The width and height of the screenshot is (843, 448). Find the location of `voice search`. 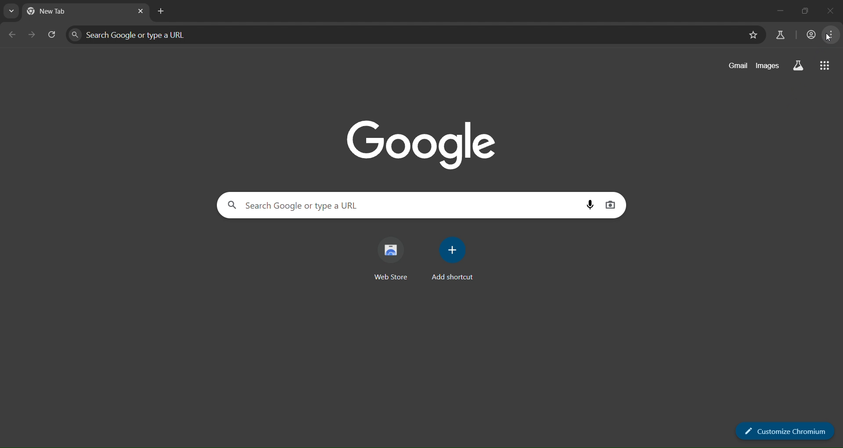

voice search is located at coordinates (591, 206).